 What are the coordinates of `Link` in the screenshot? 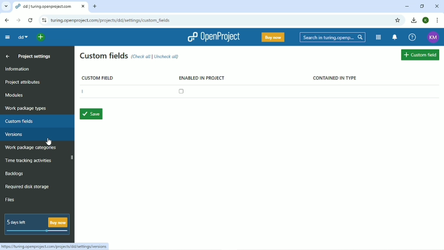 It's located at (56, 246).